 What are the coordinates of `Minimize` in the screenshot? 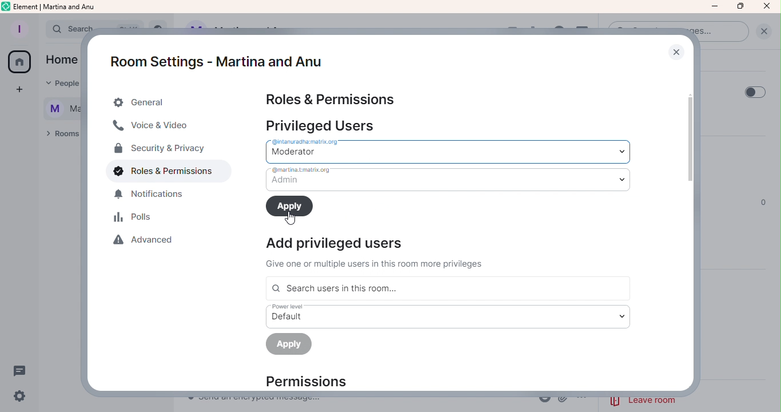 It's located at (714, 6).